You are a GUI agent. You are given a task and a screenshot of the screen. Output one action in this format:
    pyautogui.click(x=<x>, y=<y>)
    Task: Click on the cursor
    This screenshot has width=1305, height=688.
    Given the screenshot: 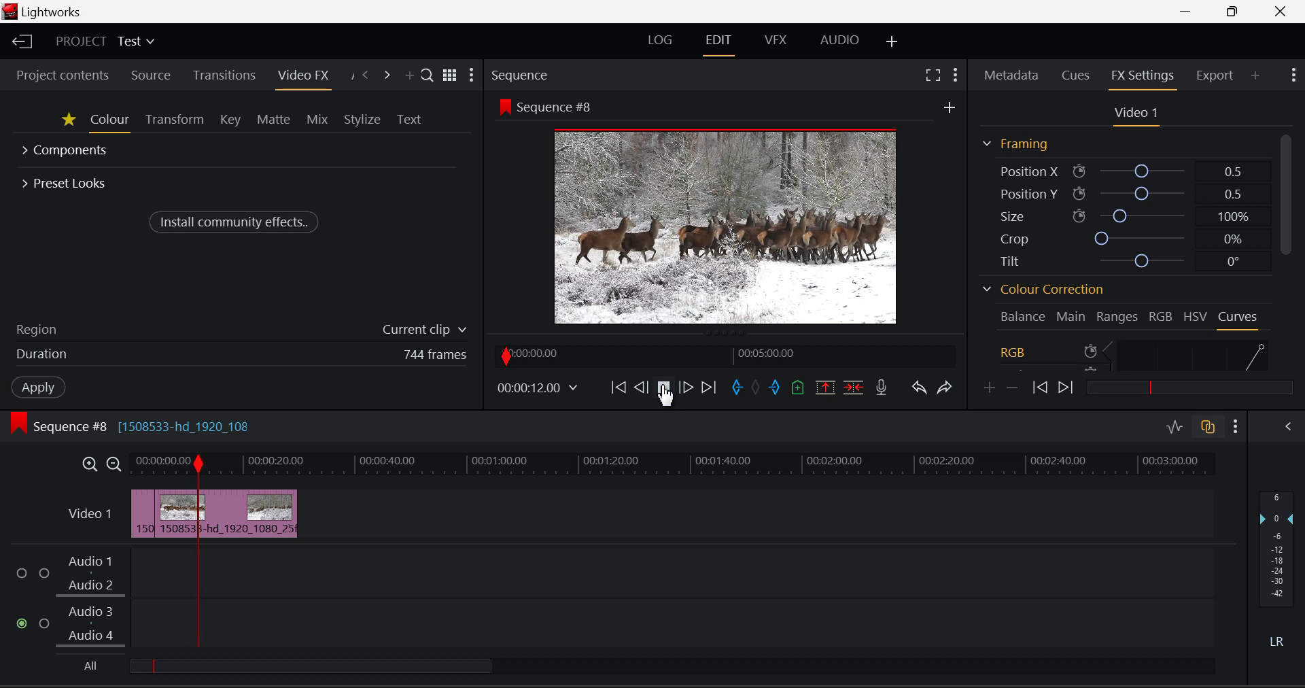 What is the action you would take?
    pyautogui.click(x=672, y=398)
    